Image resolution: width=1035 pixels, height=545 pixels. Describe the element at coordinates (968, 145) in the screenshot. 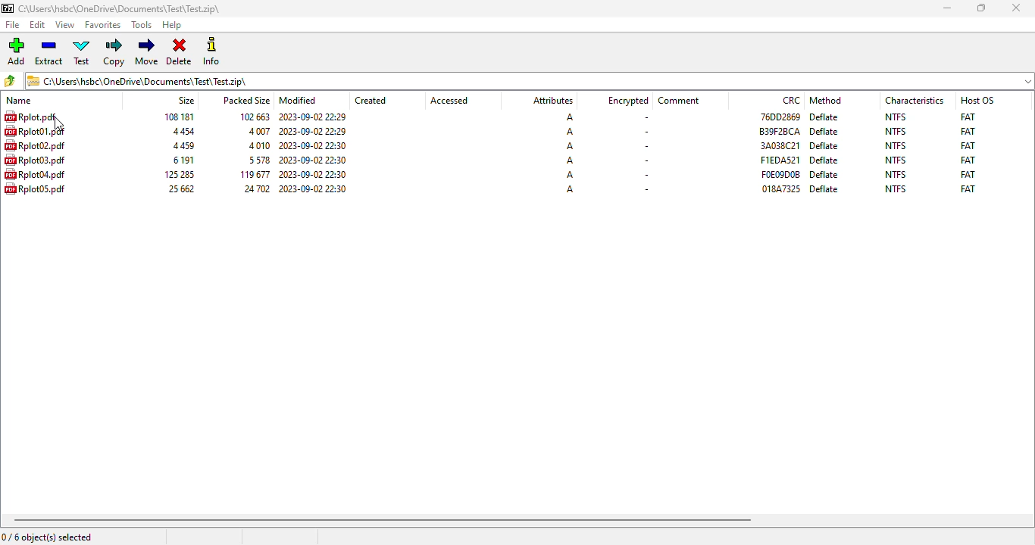

I see `FAT` at that location.